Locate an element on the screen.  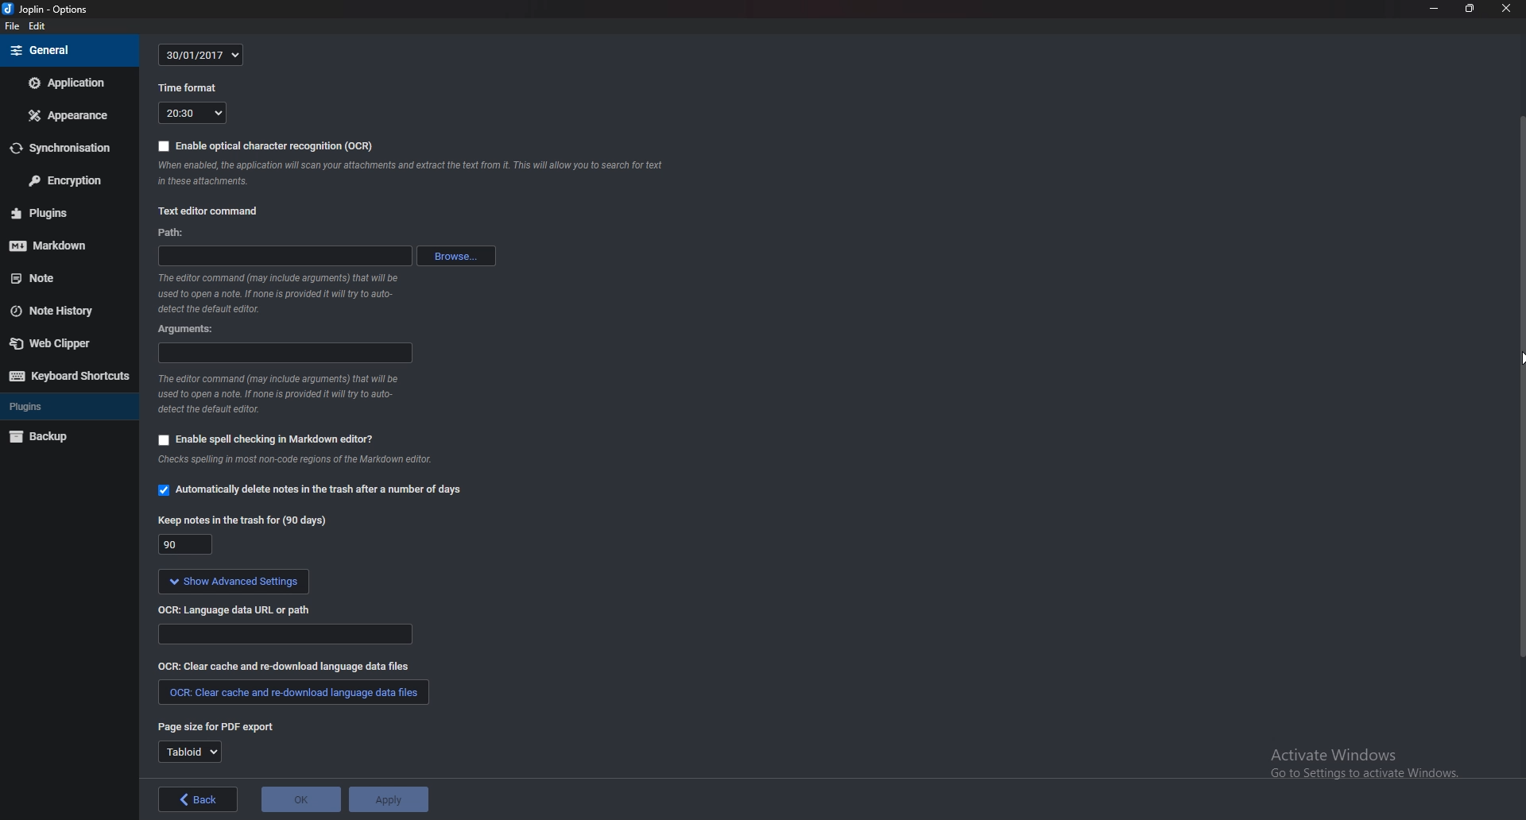
browse is located at coordinates (454, 256).